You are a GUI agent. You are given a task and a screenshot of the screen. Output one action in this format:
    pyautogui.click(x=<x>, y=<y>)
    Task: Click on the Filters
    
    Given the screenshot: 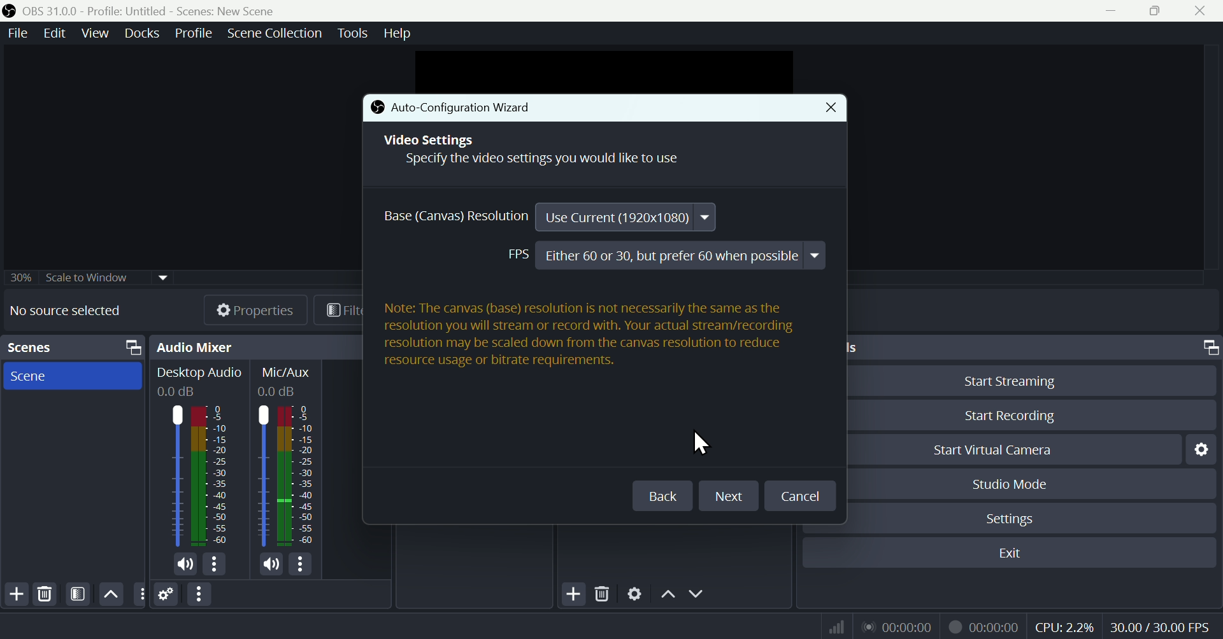 What is the action you would take?
    pyautogui.click(x=339, y=309)
    